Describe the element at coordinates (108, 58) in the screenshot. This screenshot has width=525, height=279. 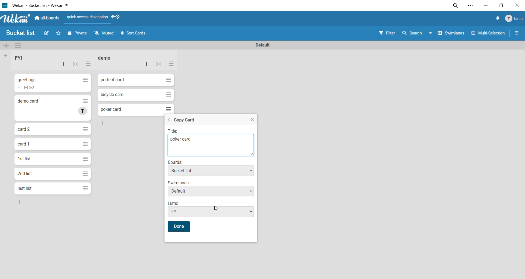
I see `list title ` at that location.